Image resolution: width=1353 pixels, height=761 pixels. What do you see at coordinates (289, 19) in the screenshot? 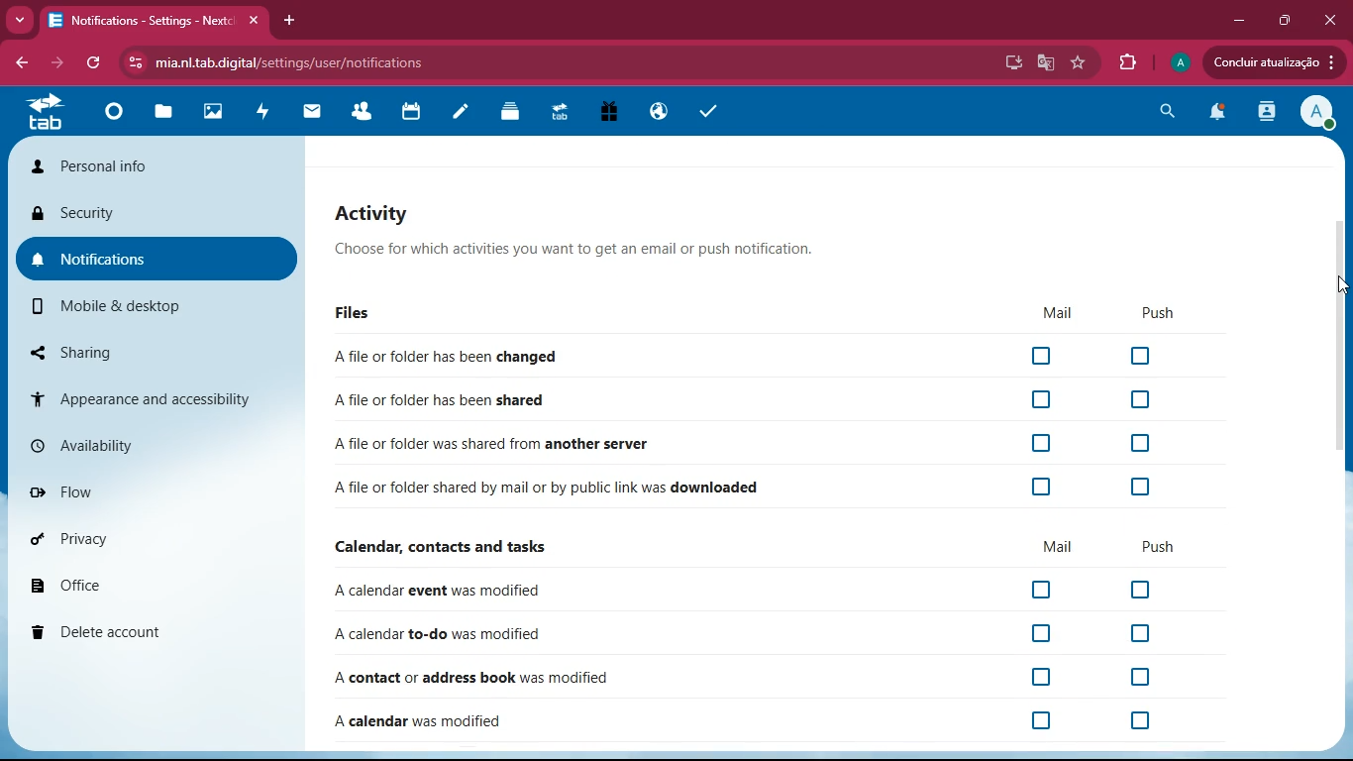
I see `add tab` at bounding box center [289, 19].